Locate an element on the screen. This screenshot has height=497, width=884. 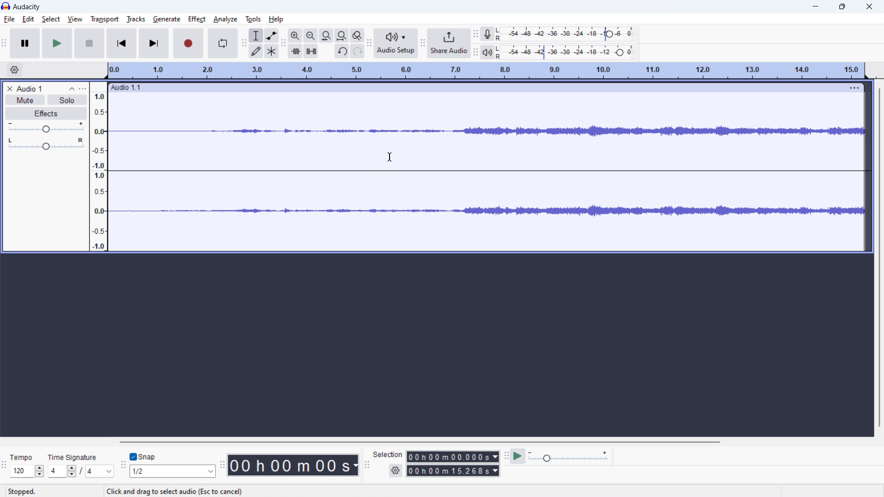
record level is located at coordinates (568, 34).